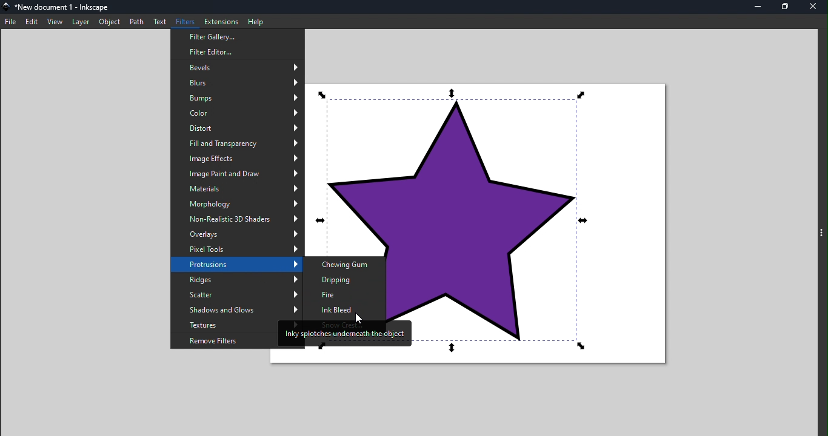 The height and width of the screenshot is (436, 828). Describe the element at coordinates (256, 20) in the screenshot. I see `Help` at that location.